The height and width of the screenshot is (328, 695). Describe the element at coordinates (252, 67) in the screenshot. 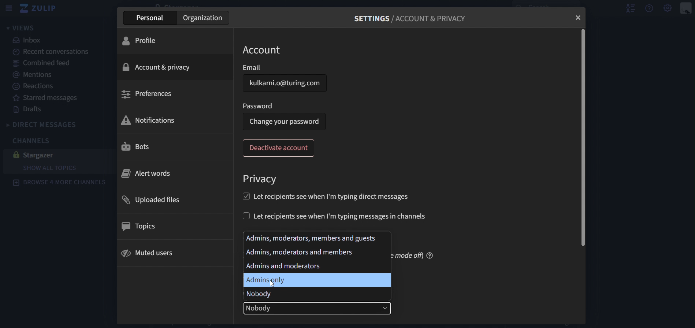

I see `email` at that location.